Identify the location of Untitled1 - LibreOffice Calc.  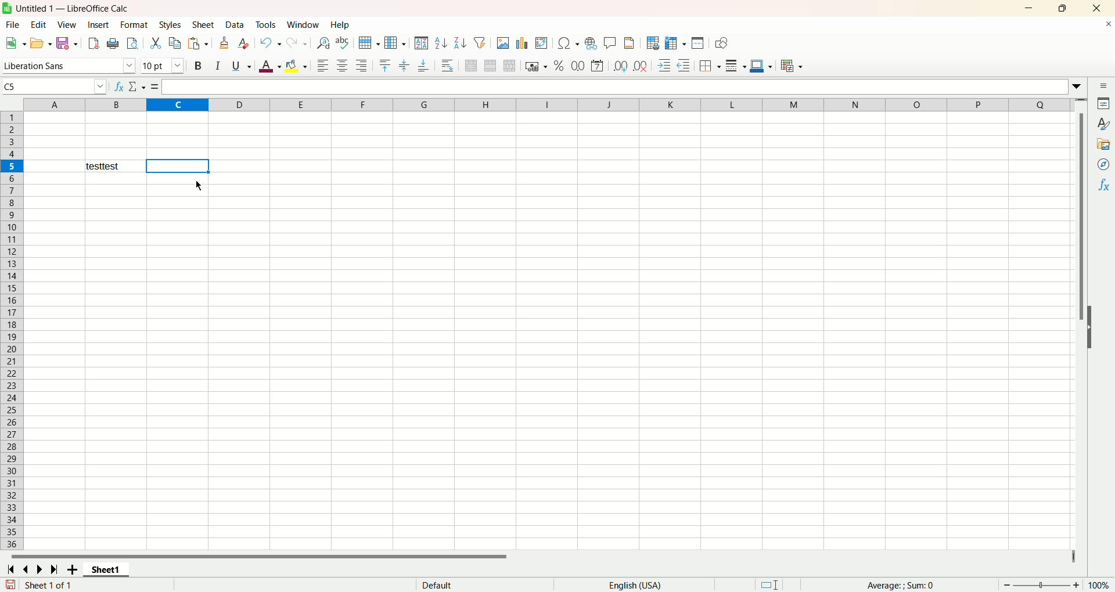
(71, 8).